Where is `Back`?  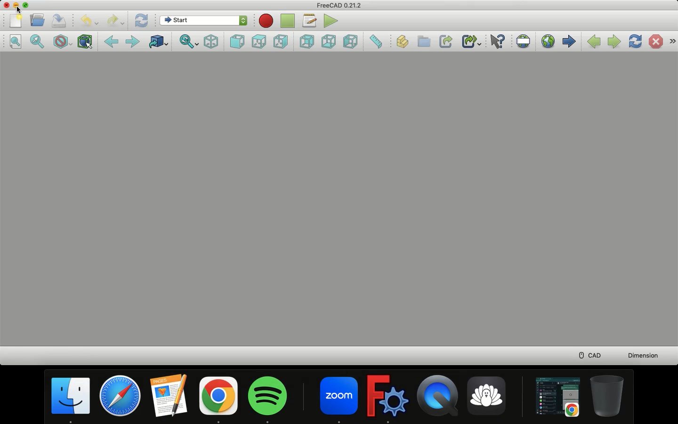 Back is located at coordinates (111, 41).